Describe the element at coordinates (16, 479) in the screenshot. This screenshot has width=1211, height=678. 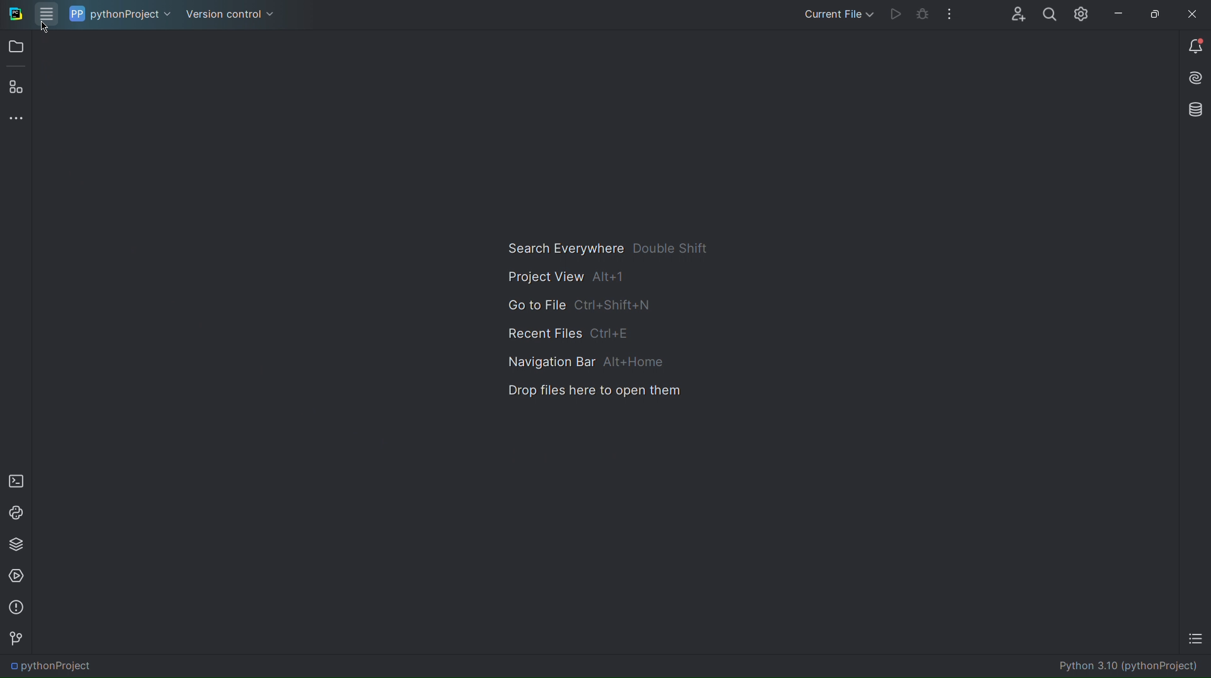
I see `Terminal` at that location.